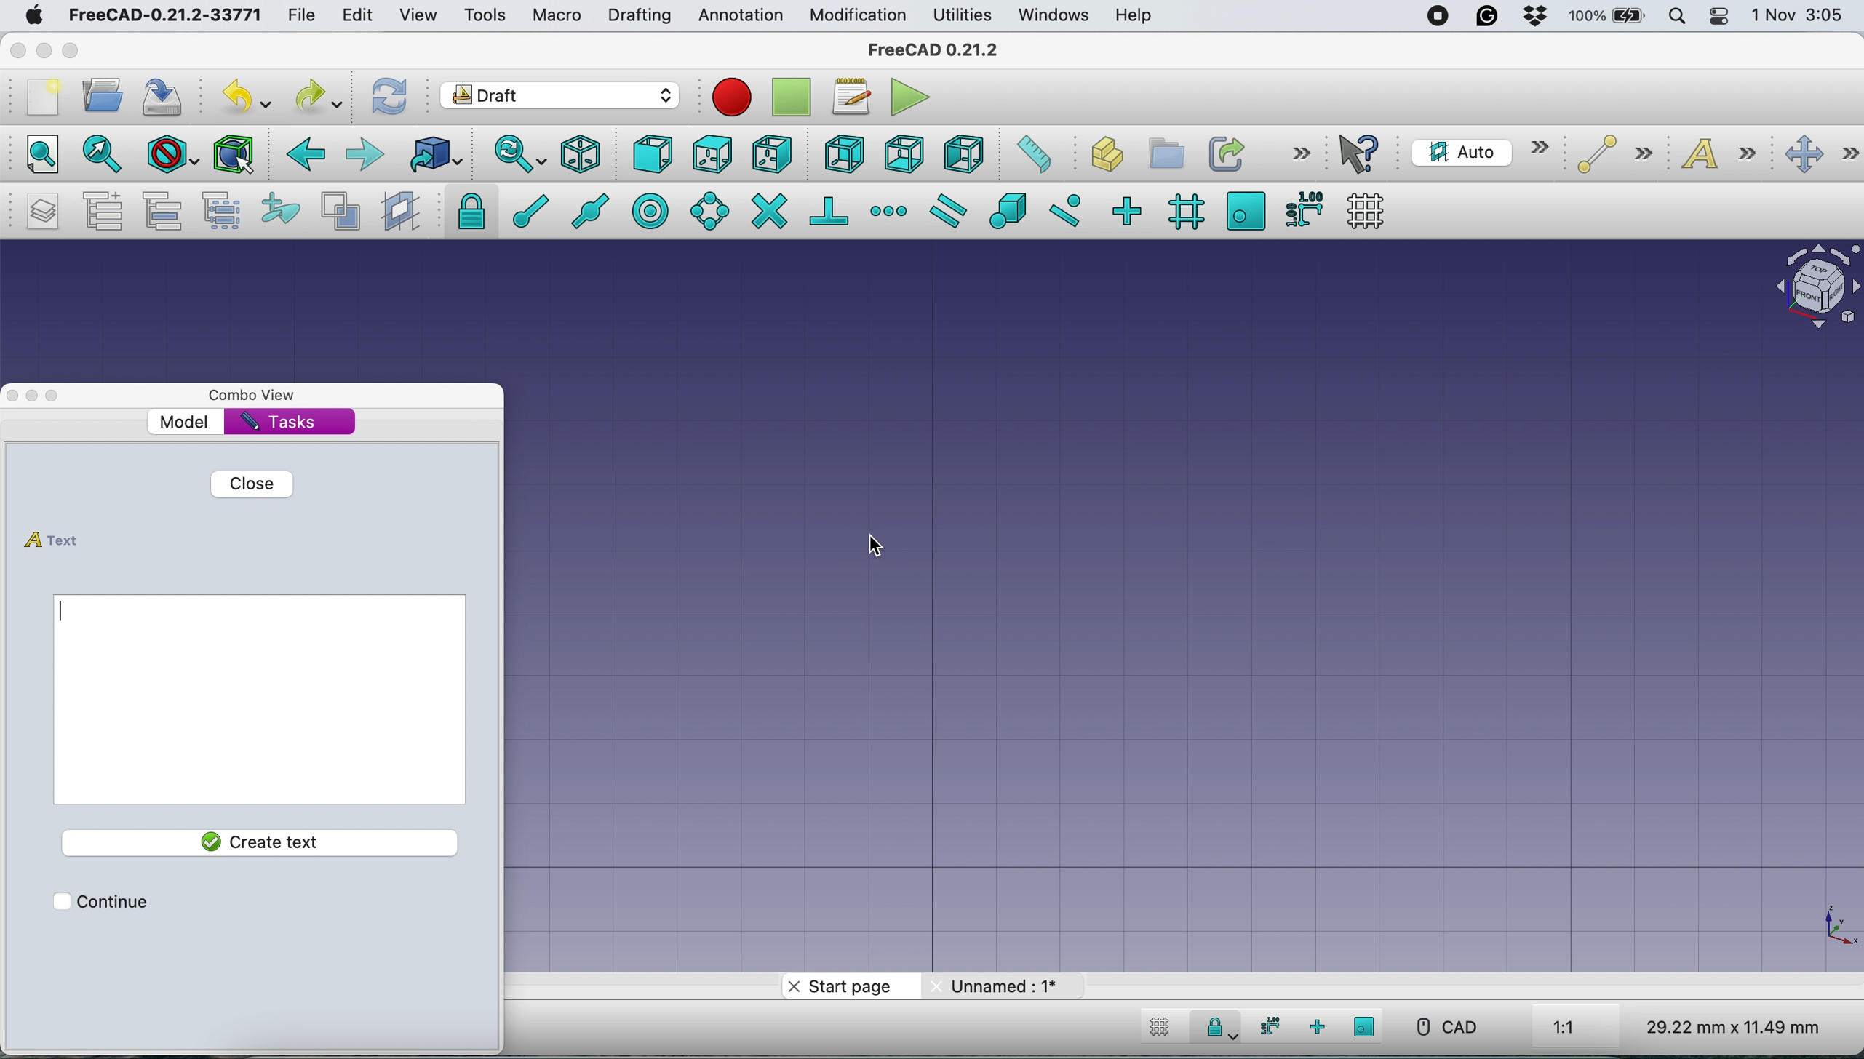 This screenshot has height=1059, width=1864. I want to click on toggle grid, so click(1366, 211).